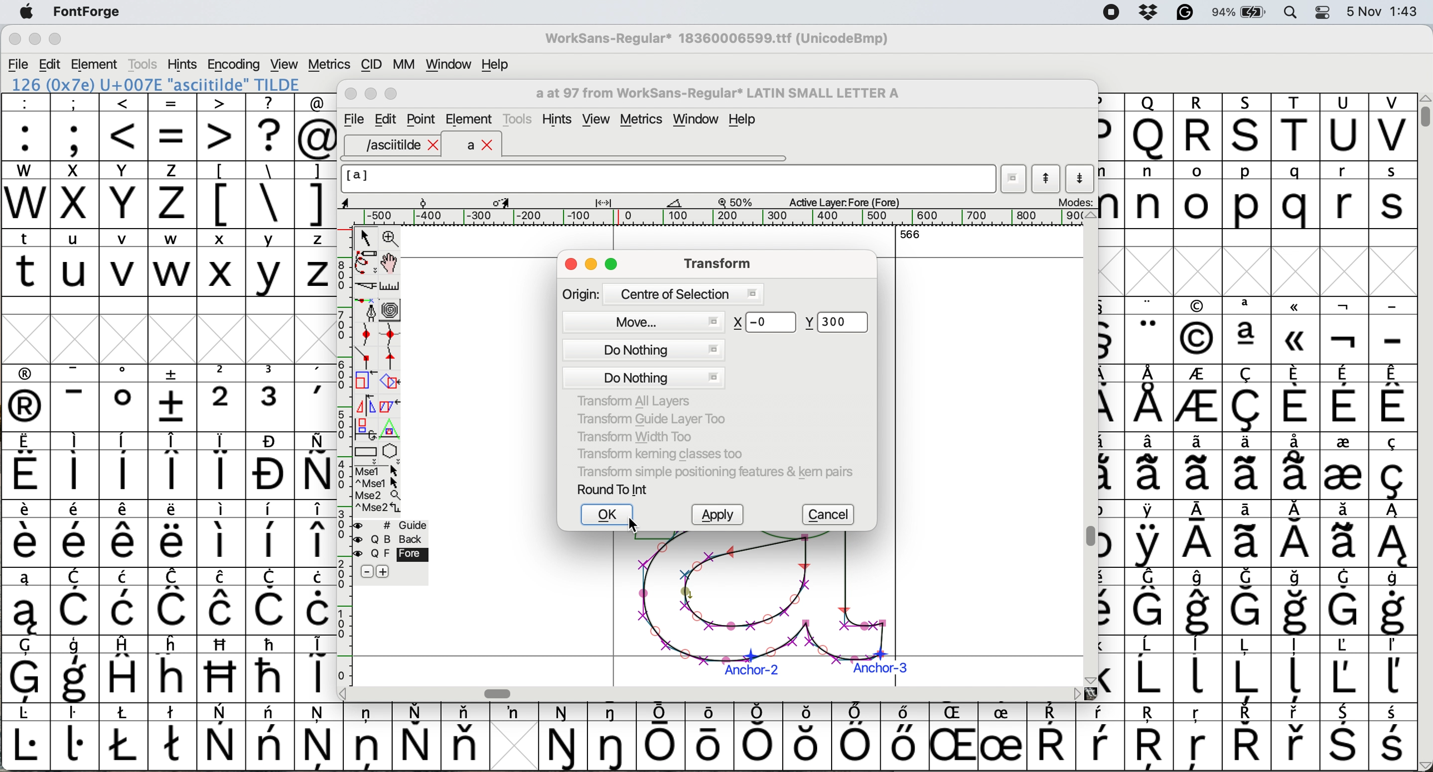  I want to click on symbol, so click(127, 601).